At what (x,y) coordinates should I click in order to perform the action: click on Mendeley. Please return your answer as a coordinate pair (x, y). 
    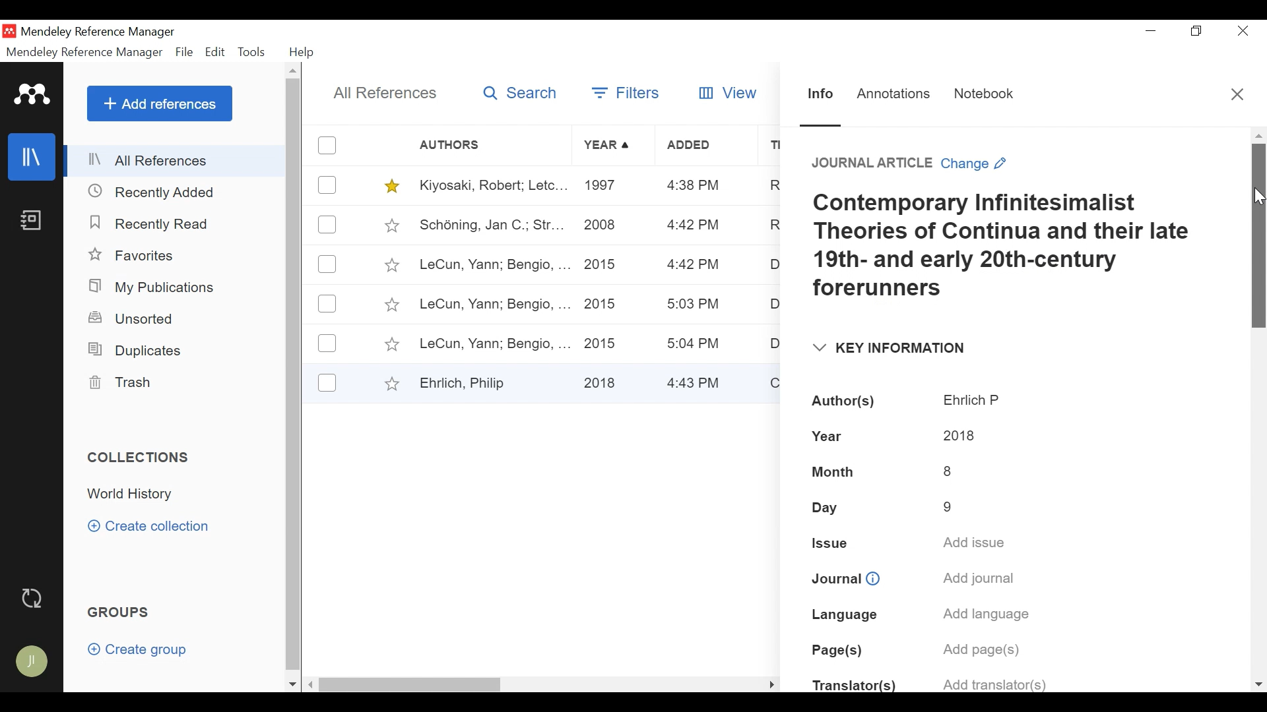
    Looking at the image, I should click on (33, 94).